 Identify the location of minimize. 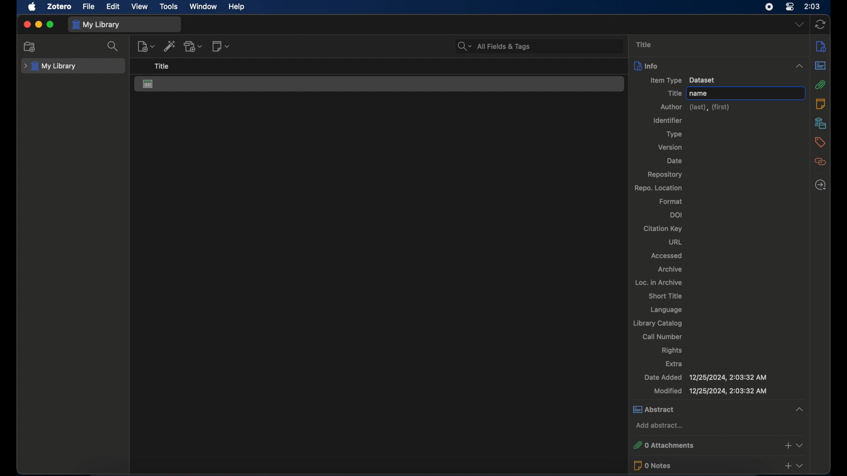
(39, 25).